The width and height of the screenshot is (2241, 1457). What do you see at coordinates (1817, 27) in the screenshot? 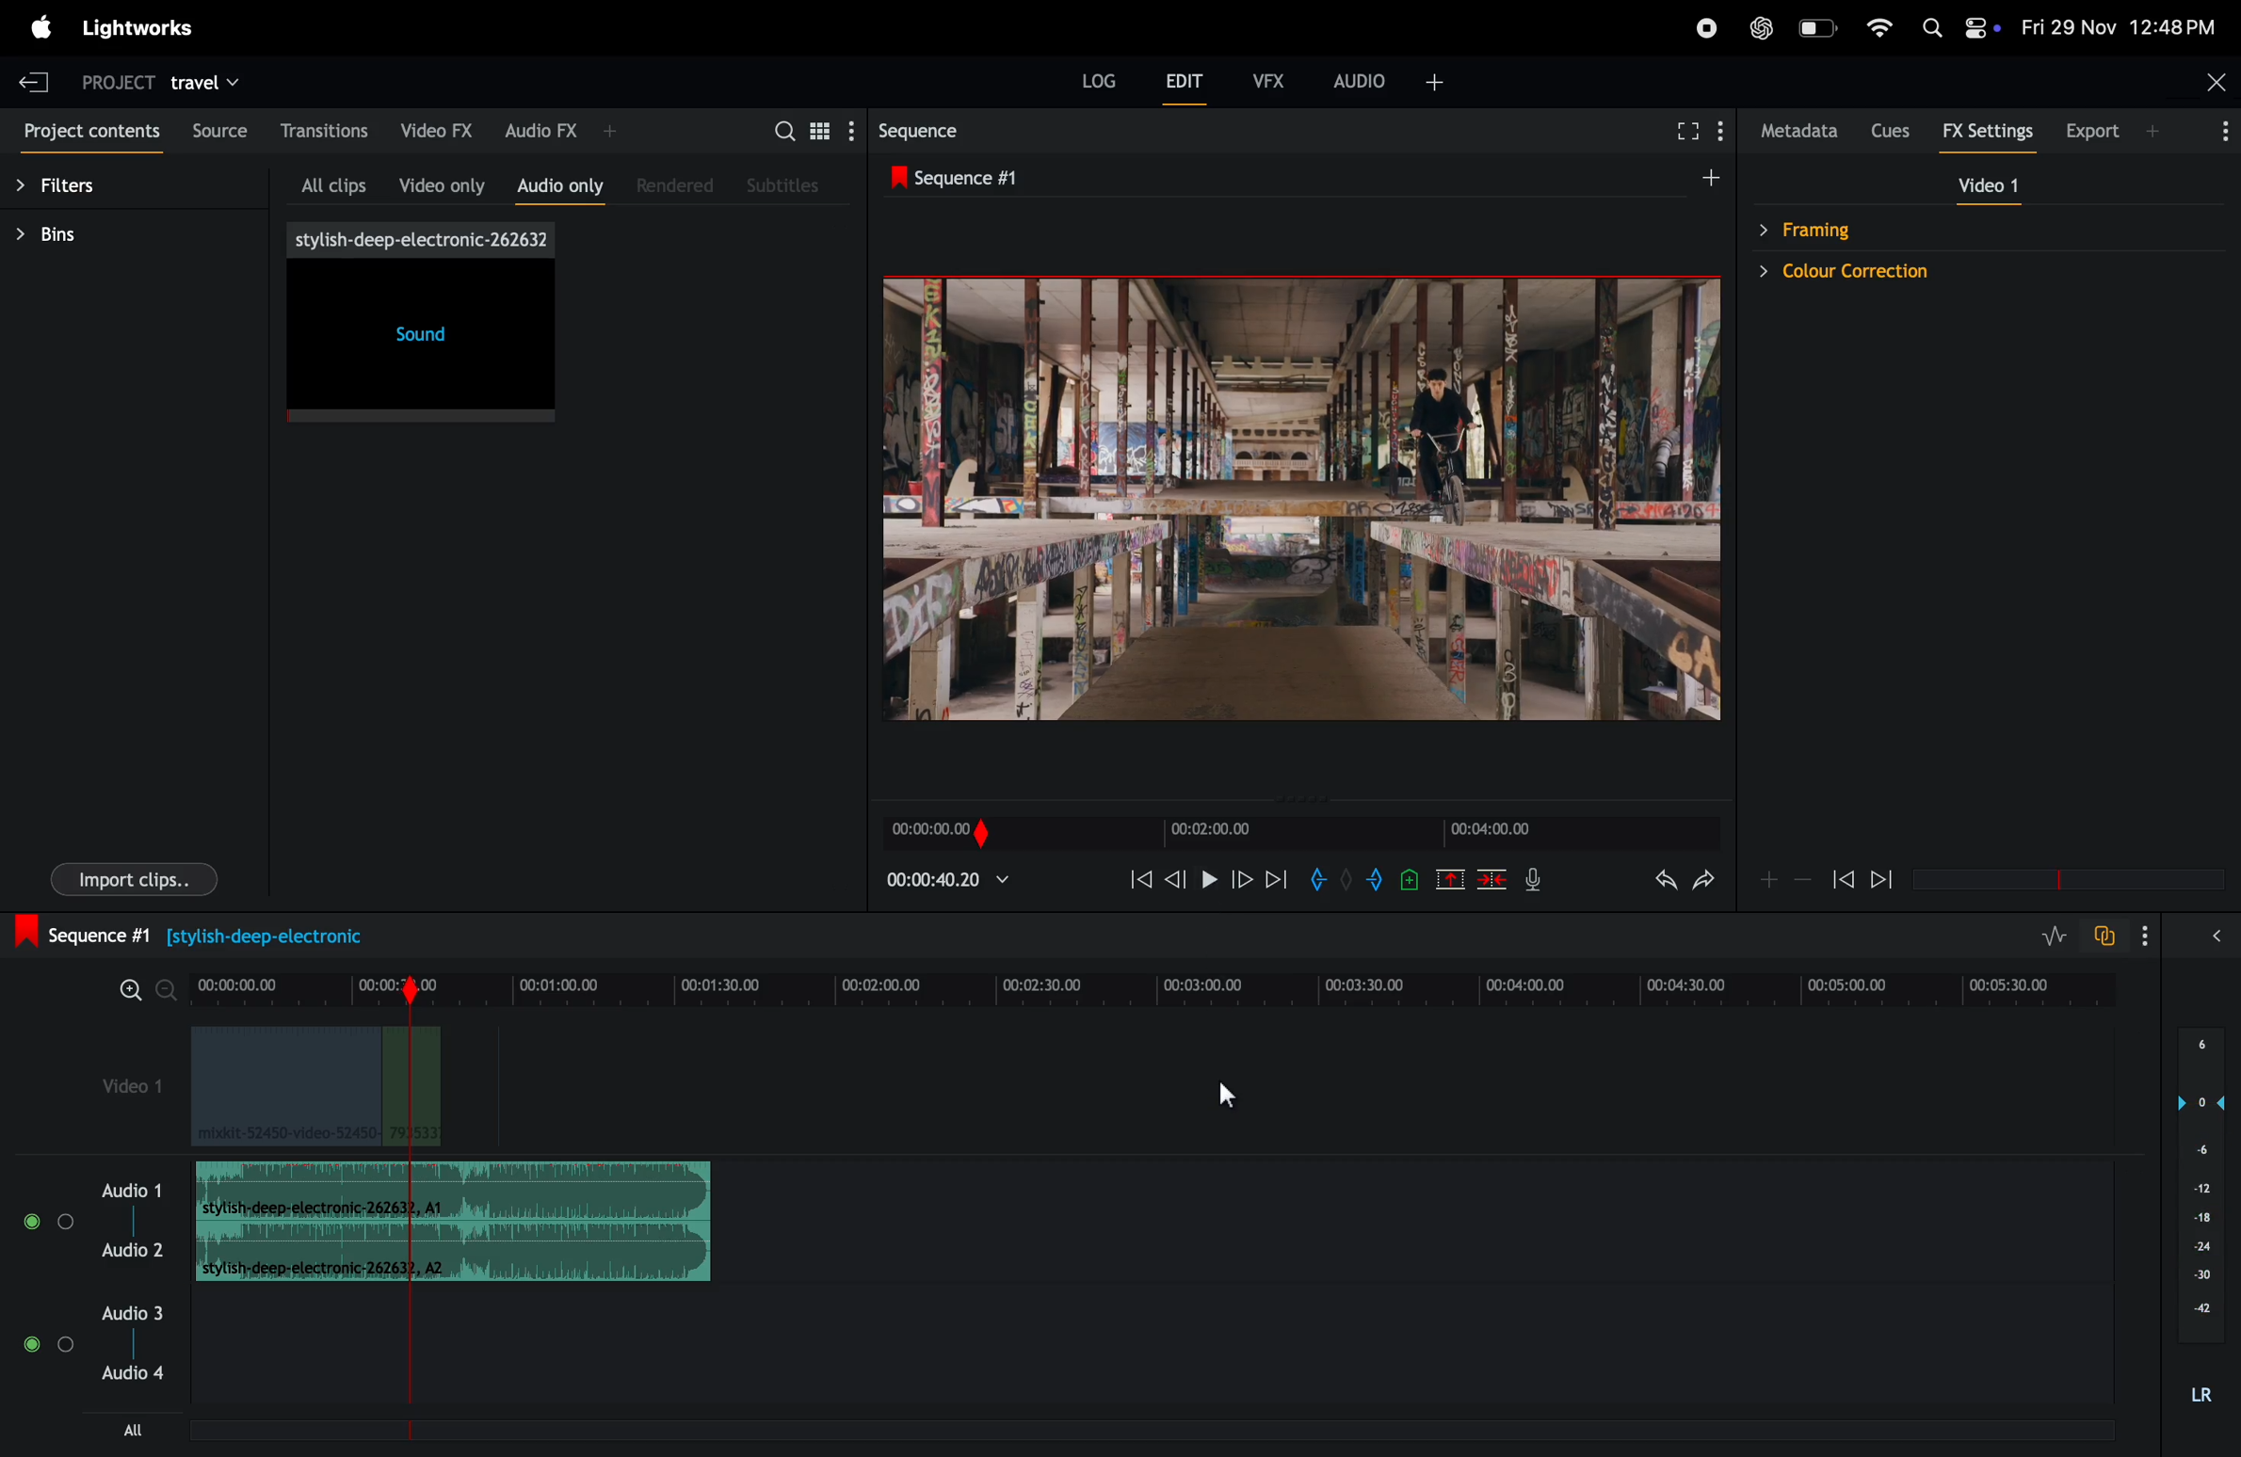
I see `battery` at bounding box center [1817, 27].